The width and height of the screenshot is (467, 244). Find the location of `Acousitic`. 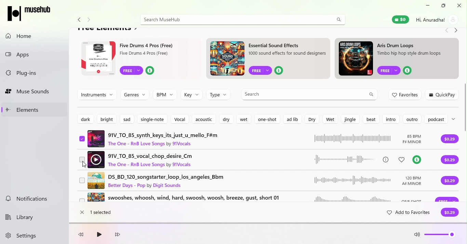

Acousitic is located at coordinates (203, 119).